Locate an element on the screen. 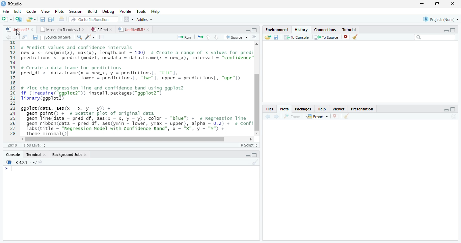 Image resolution: width=461 pixels, height=243 pixels. Close  is located at coordinates (453, 4).